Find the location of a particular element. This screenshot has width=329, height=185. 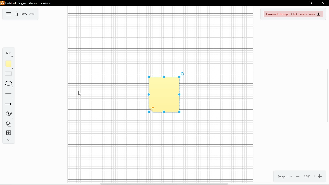

Zoom in is located at coordinates (321, 177).